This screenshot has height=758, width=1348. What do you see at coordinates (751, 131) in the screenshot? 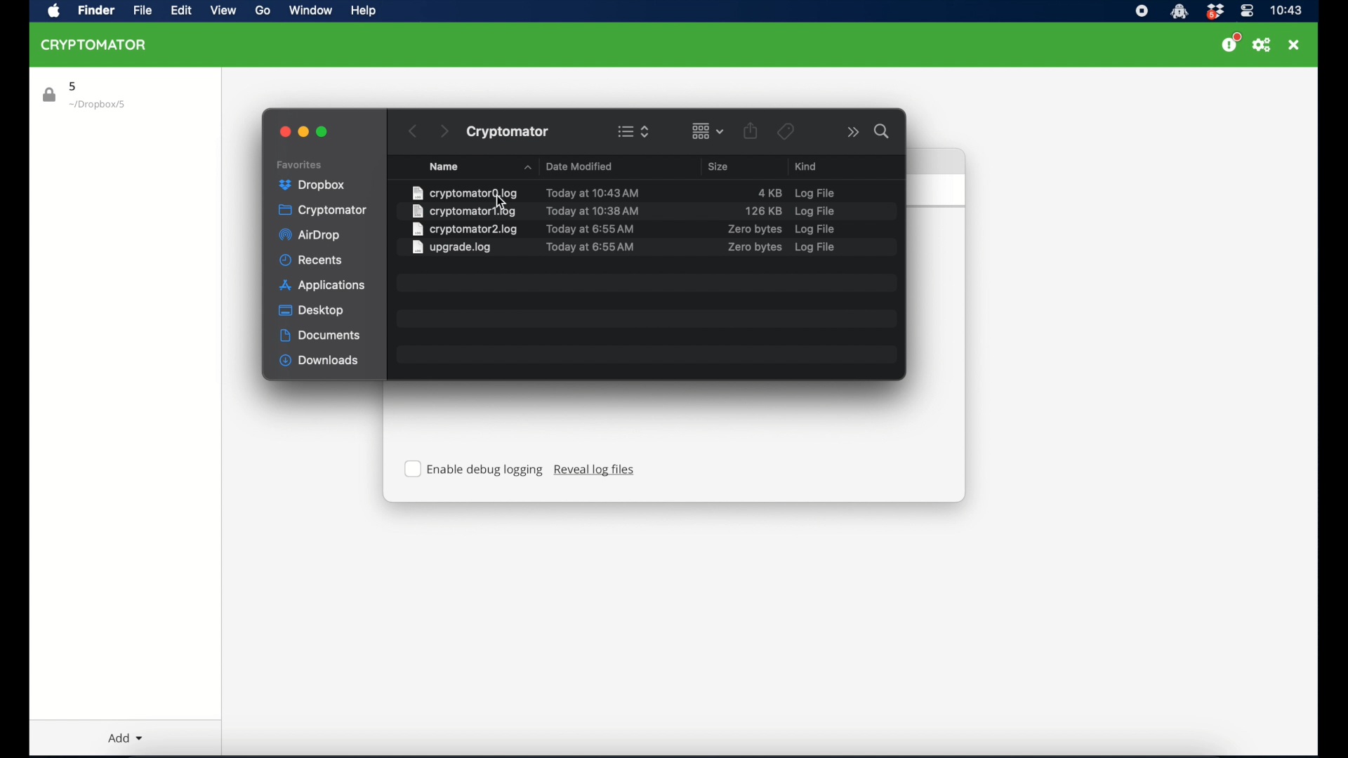
I see `share` at bounding box center [751, 131].